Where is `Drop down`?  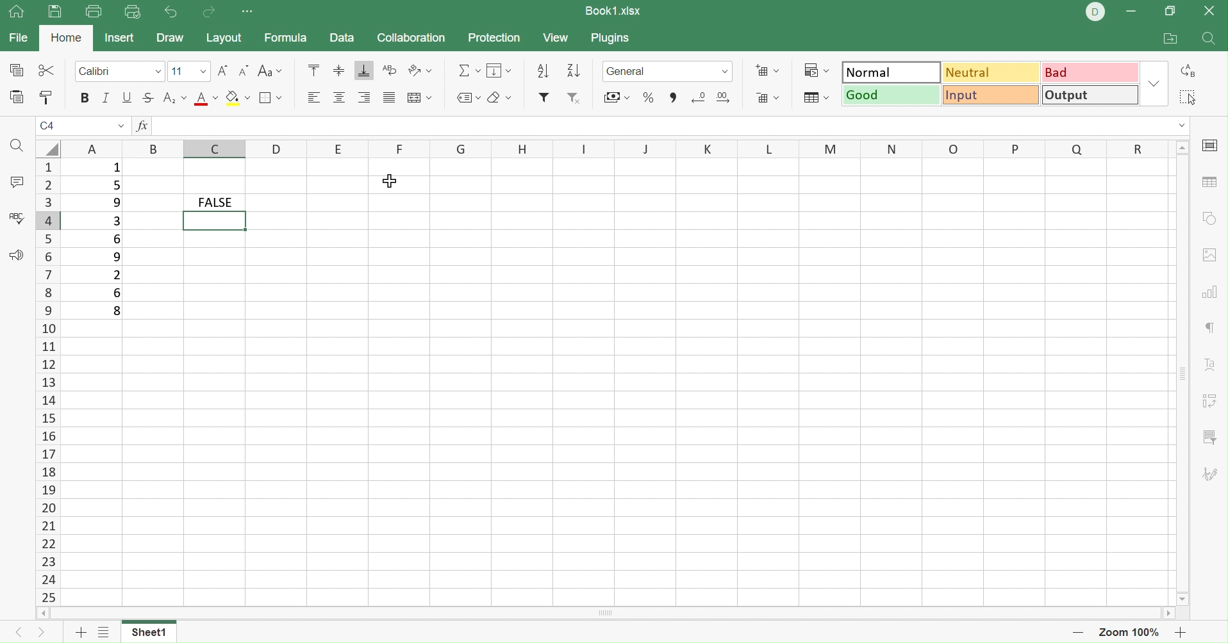
Drop down is located at coordinates (1182, 126).